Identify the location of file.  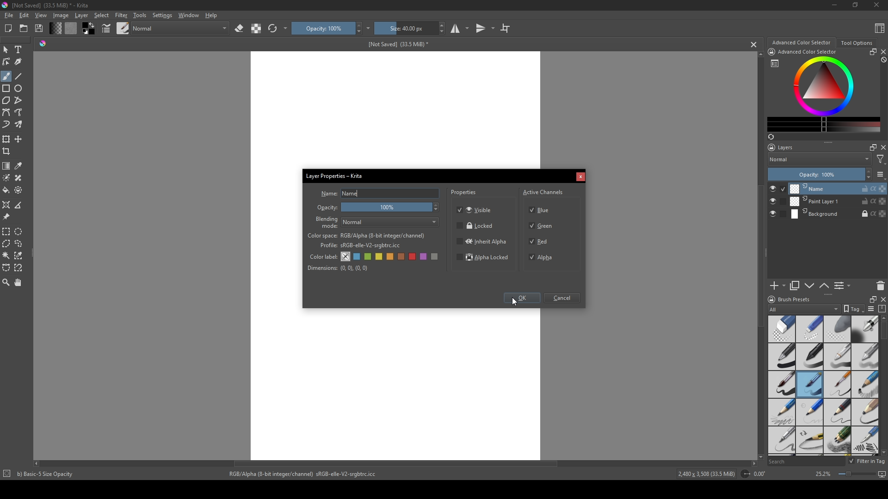
(8, 16).